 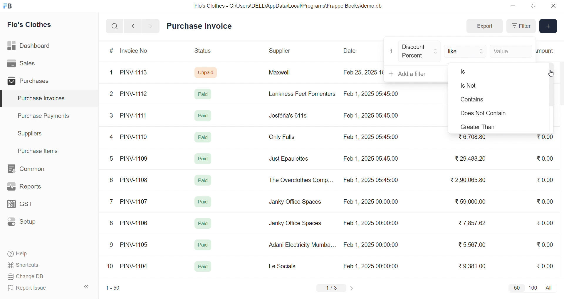 What do you see at coordinates (115, 26) in the screenshot?
I see `search` at bounding box center [115, 26].